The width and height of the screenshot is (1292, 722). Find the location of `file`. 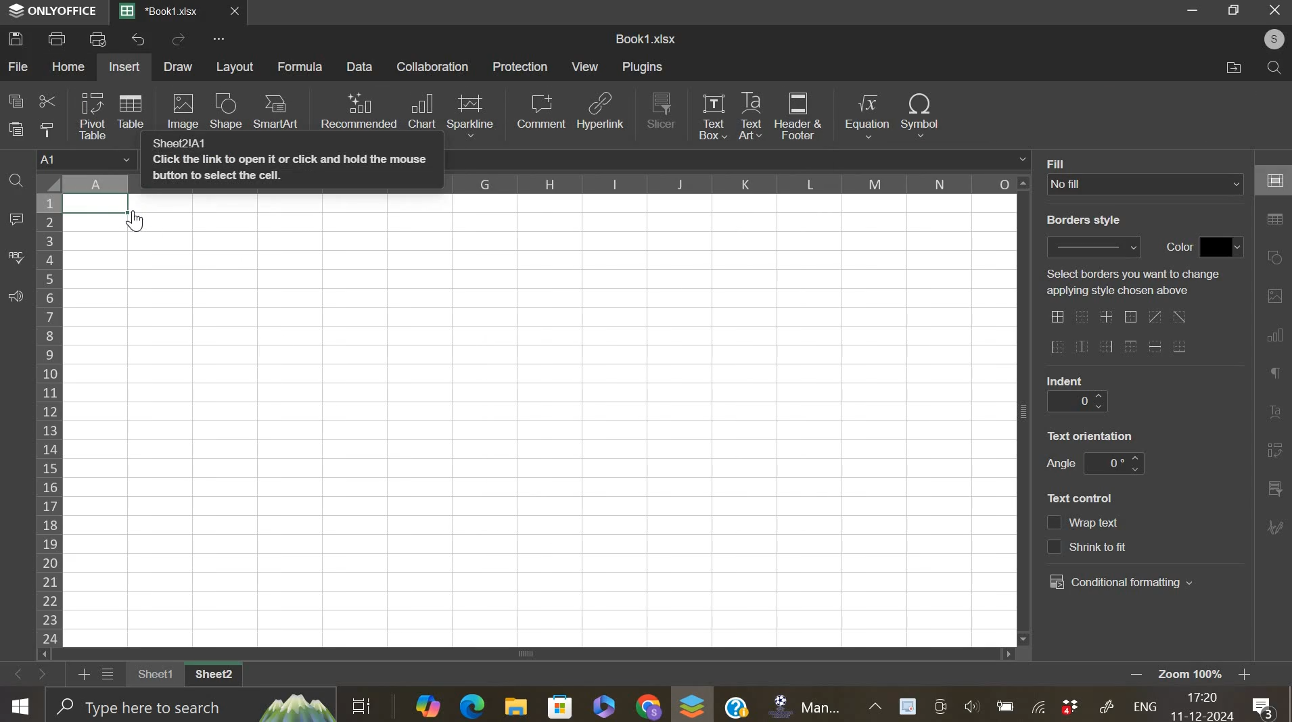

file is located at coordinates (19, 66).